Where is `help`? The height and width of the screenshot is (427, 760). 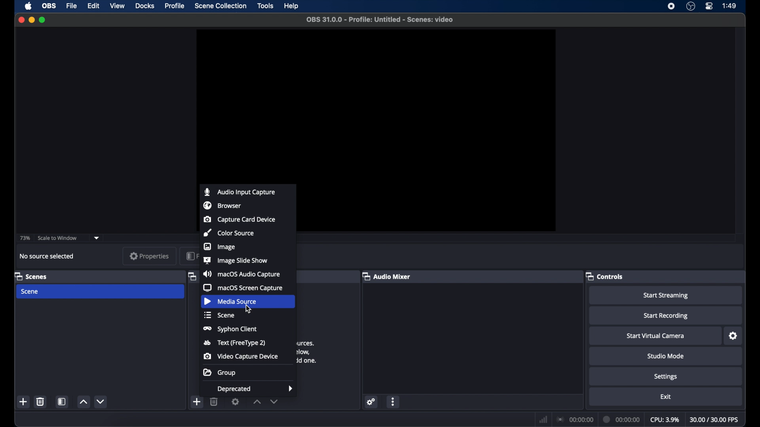
help is located at coordinates (291, 6).